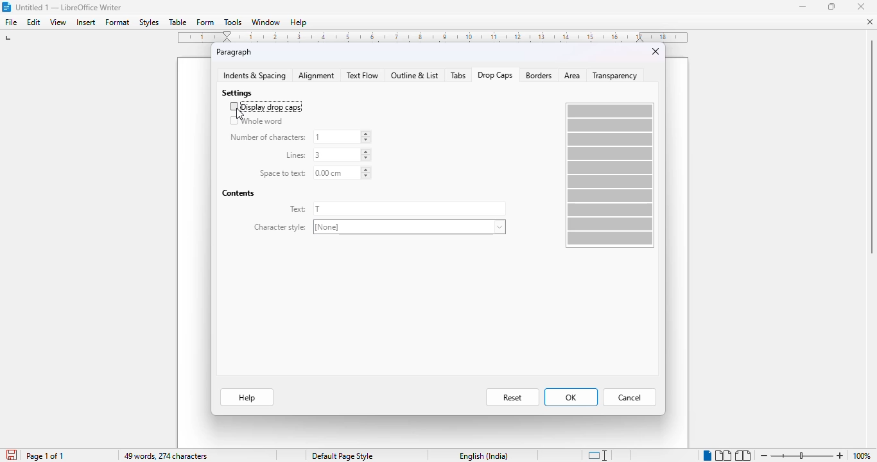  Describe the element at coordinates (630, 397) in the screenshot. I see `cancel` at that location.